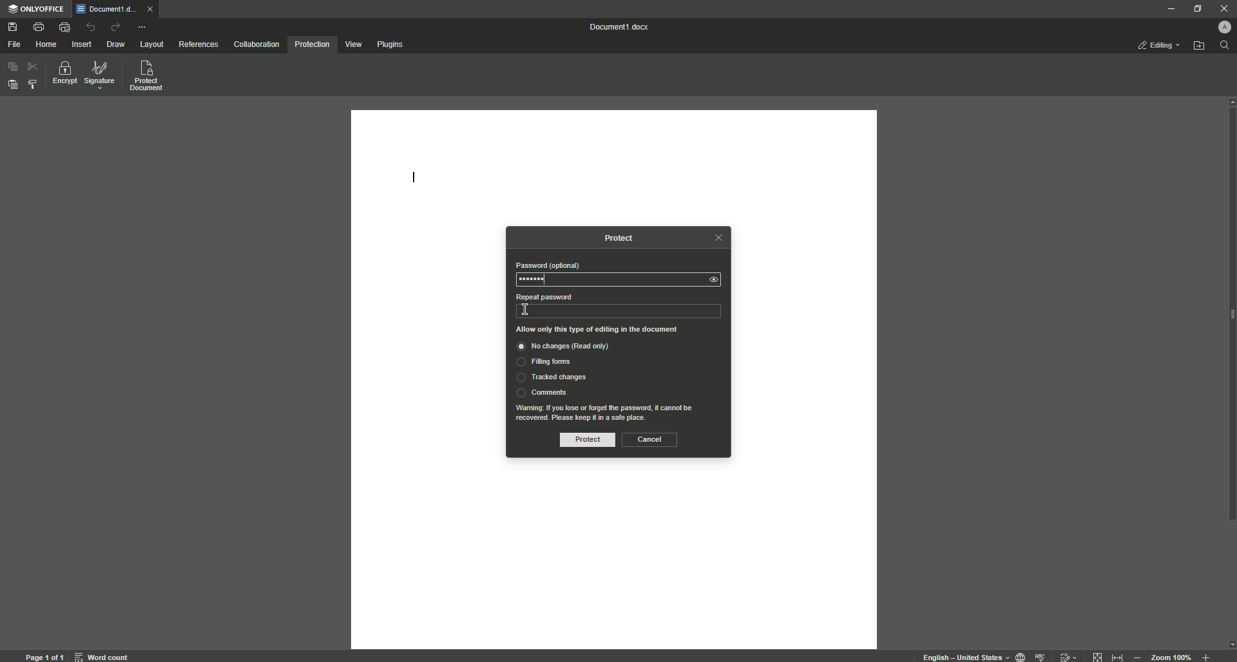  What do you see at coordinates (718, 238) in the screenshot?
I see `close` at bounding box center [718, 238].